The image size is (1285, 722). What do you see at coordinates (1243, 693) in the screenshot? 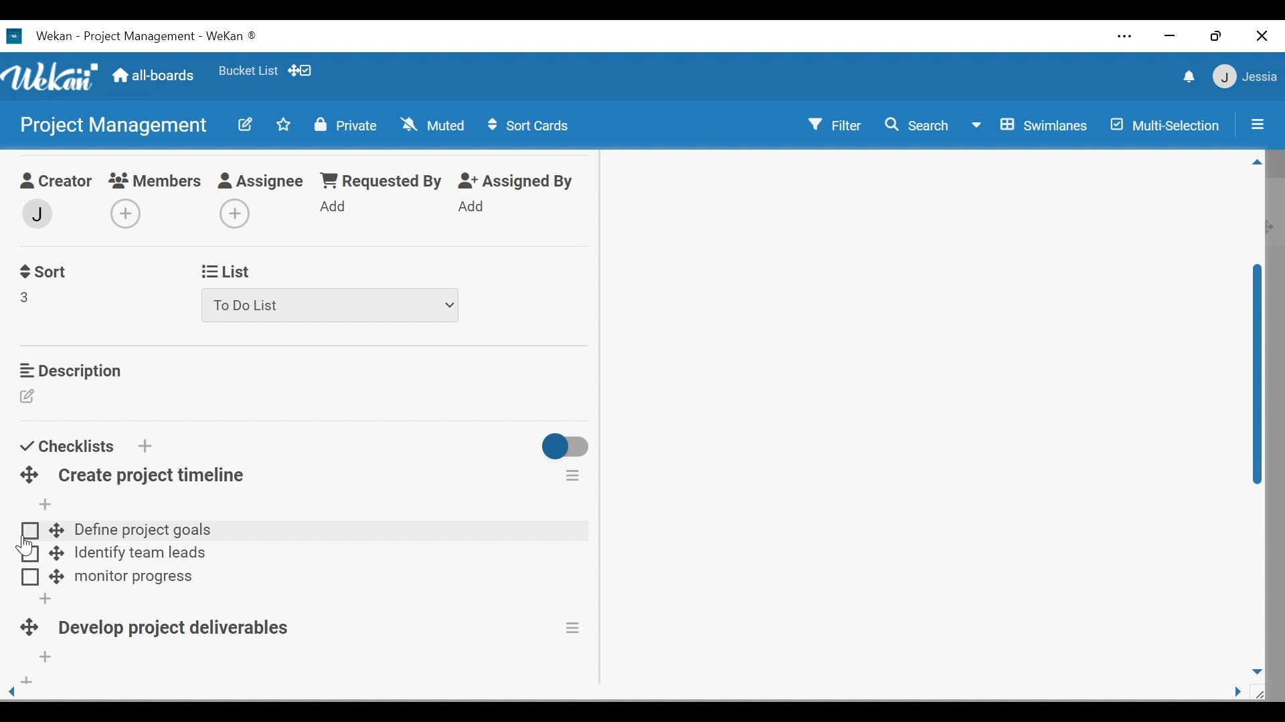
I see `page side` at bounding box center [1243, 693].